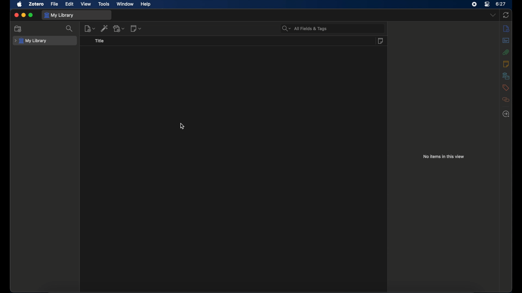 The width and height of the screenshot is (522, 293). What do you see at coordinates (506, 40) in the screenshot?
I see `abstract` at bounding box center [506, 40].